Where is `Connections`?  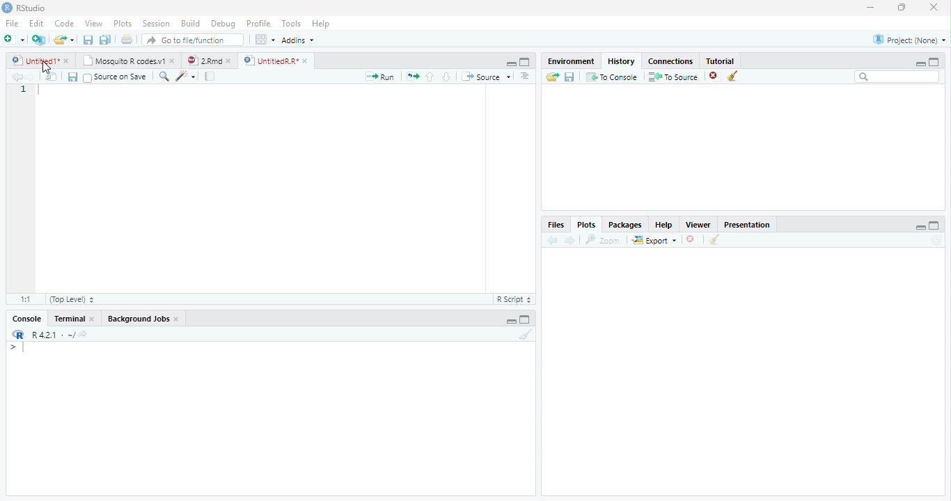 Connections is located at coordinates (669, 61).